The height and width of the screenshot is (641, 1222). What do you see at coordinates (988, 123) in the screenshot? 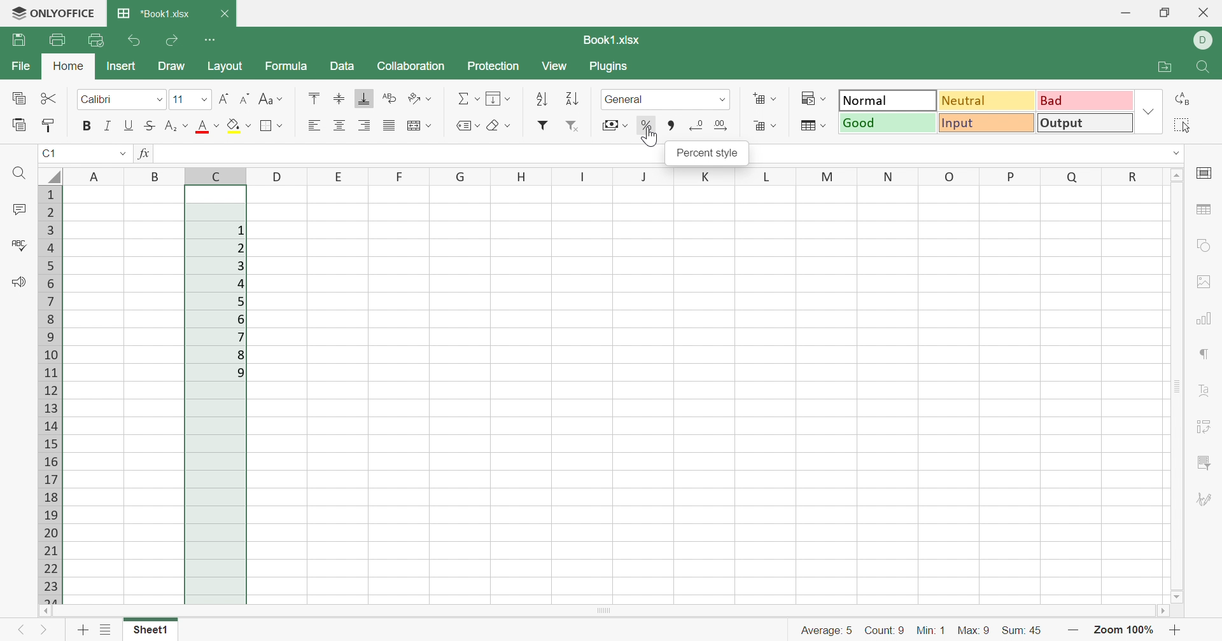
I see `Input` at bounding box center [988, 123].